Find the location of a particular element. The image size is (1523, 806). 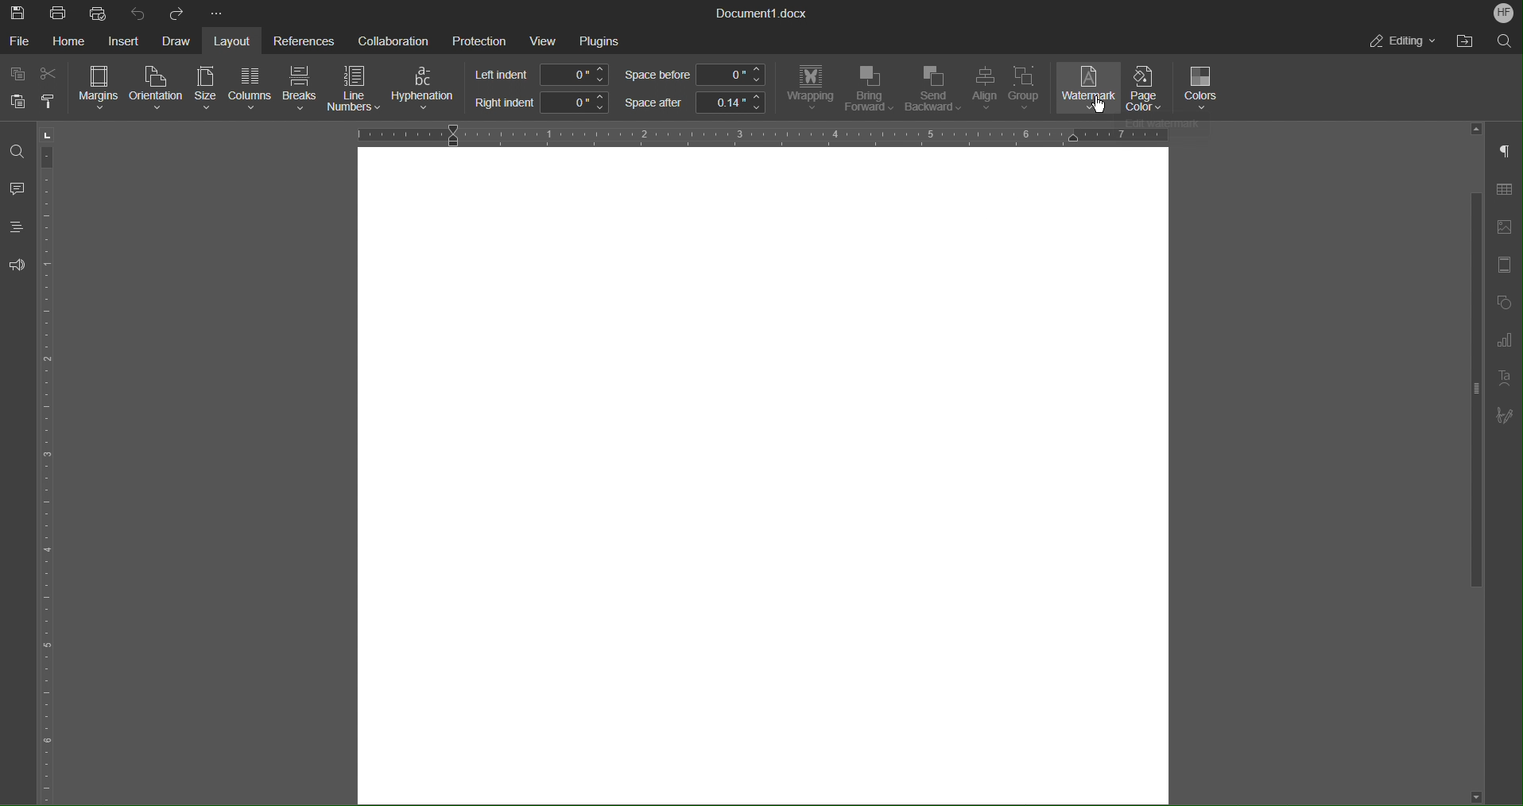

Home is located at coordinates (72, 41).